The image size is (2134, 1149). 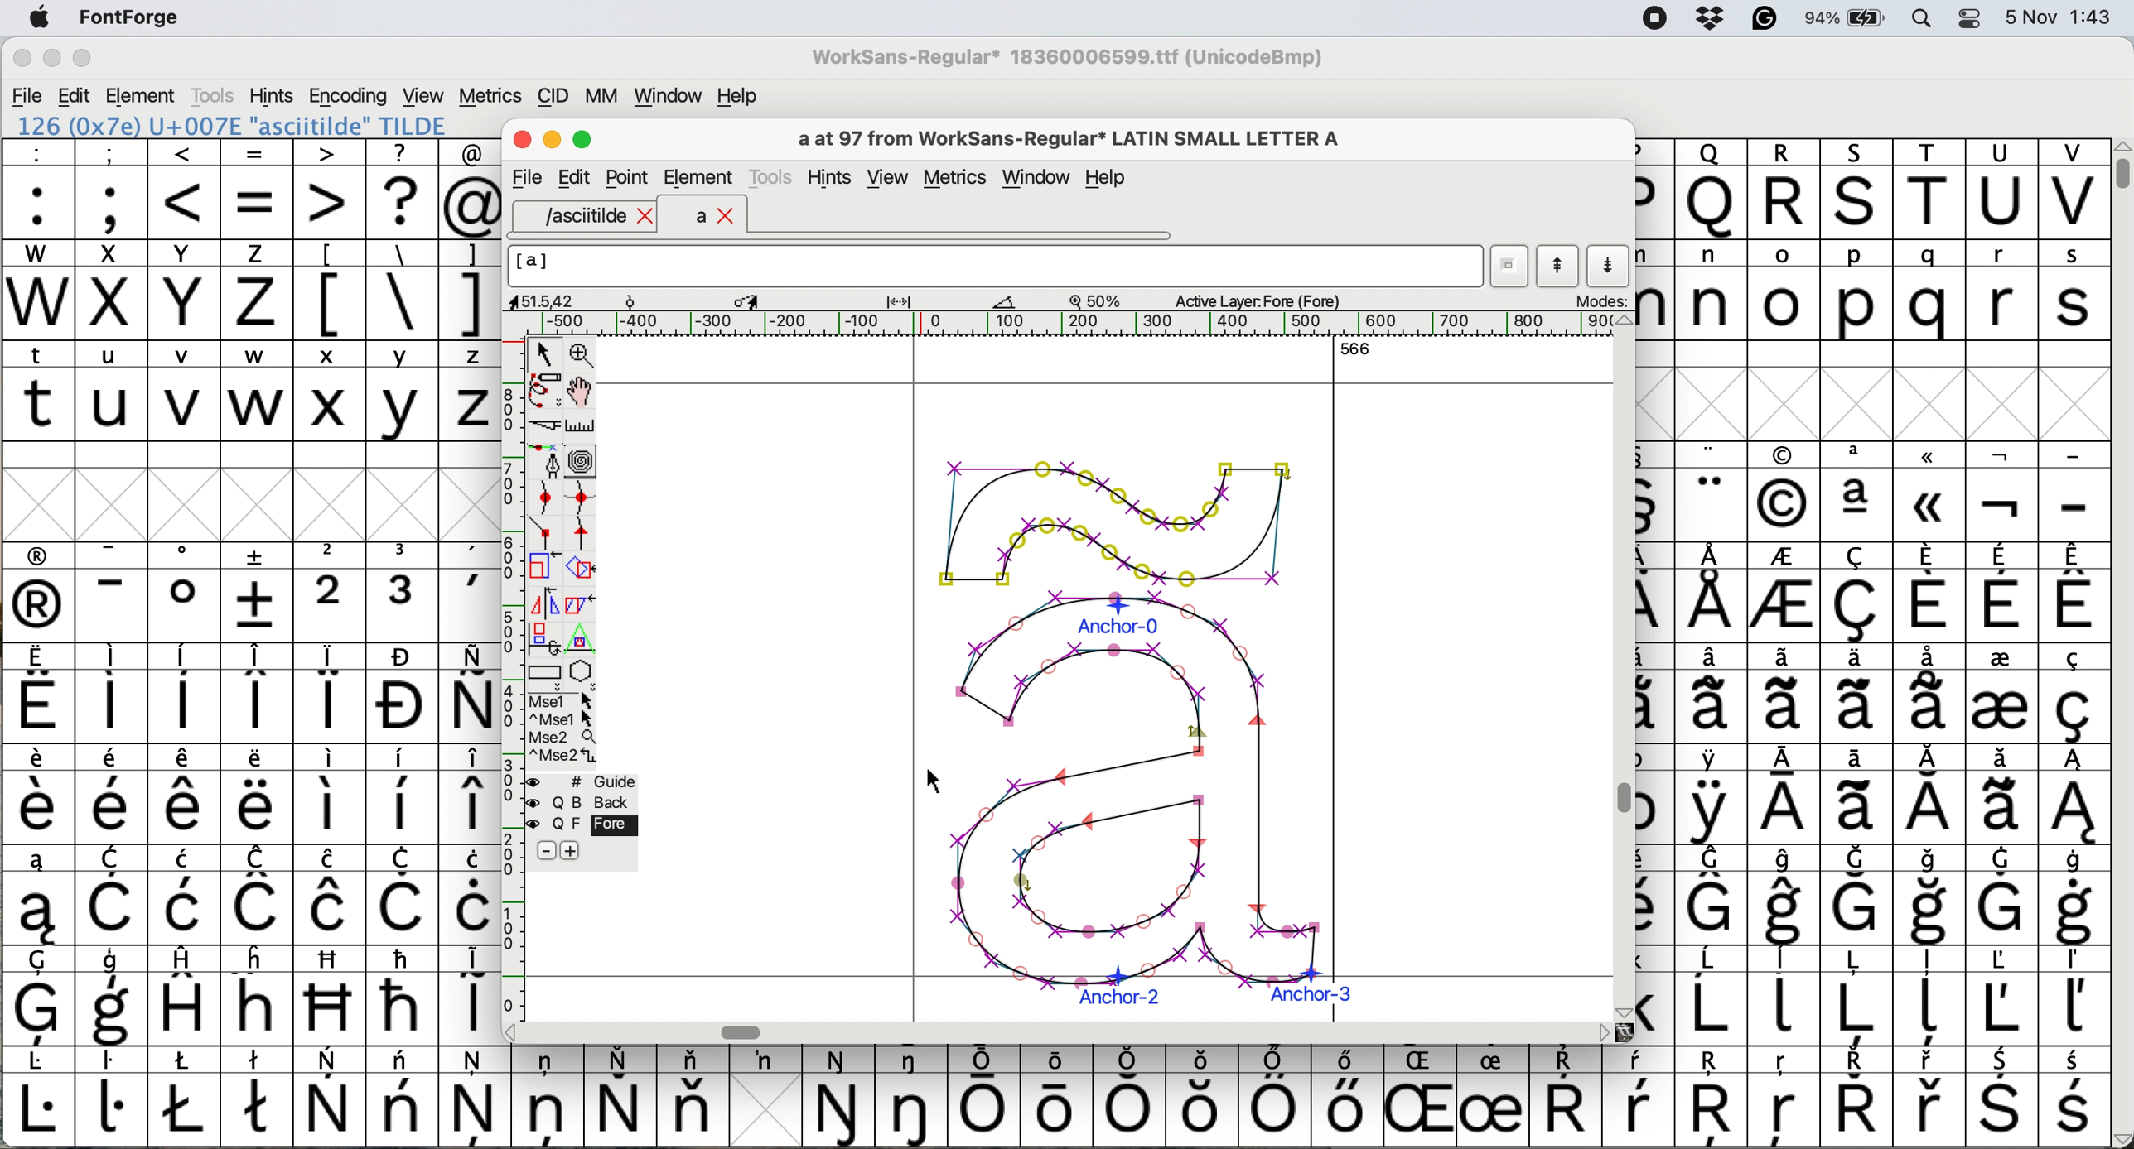 What do you see at coordinates (331, 1098) in the screenshot?
I see `symbol` at bounding box center [331, 1098].